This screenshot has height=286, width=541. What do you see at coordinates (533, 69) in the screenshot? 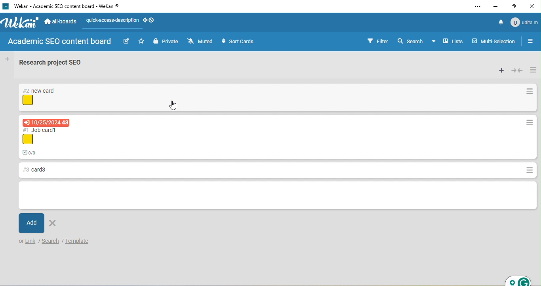
I see `list actions` at bounding box center [533, 69].